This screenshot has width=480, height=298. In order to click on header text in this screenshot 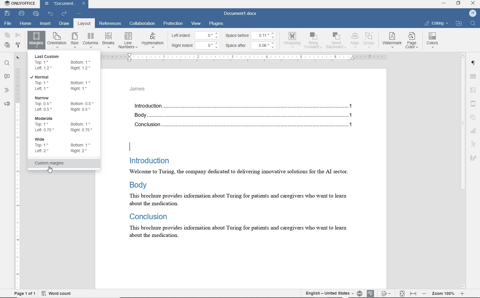, I will do `click(140, 90)`.